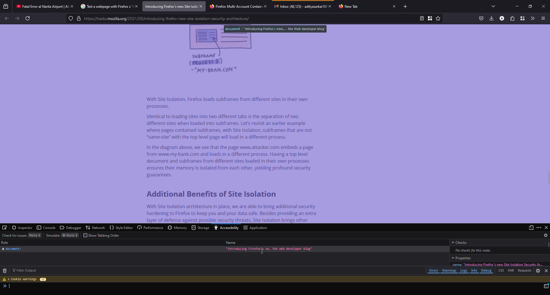  Describe the element at coordinates (461, 258) in the screenshot. I see `properties` at that location.